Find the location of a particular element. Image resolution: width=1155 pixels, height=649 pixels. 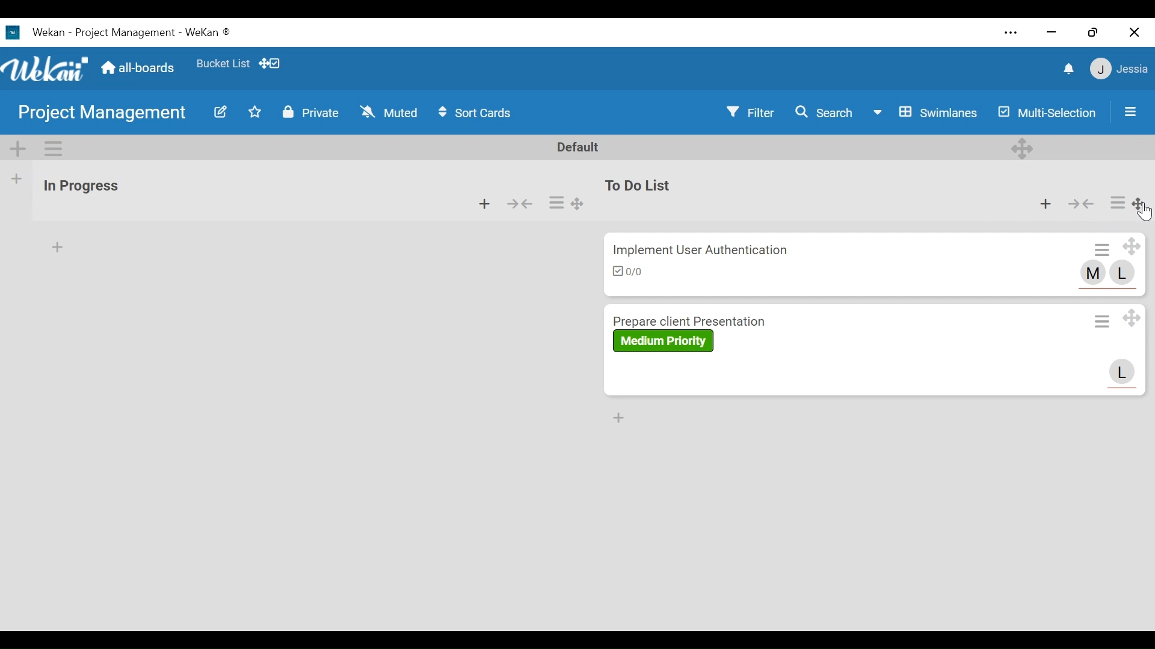

Drag Board is located at coordinates (1139, 203).